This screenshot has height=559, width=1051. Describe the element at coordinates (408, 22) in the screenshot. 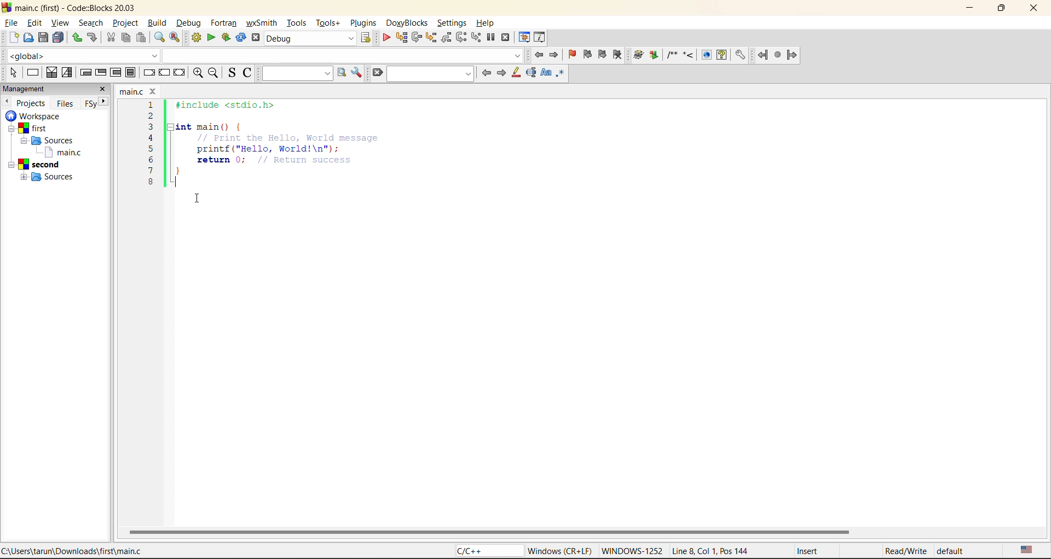

I see `doxyblocks` at that location.